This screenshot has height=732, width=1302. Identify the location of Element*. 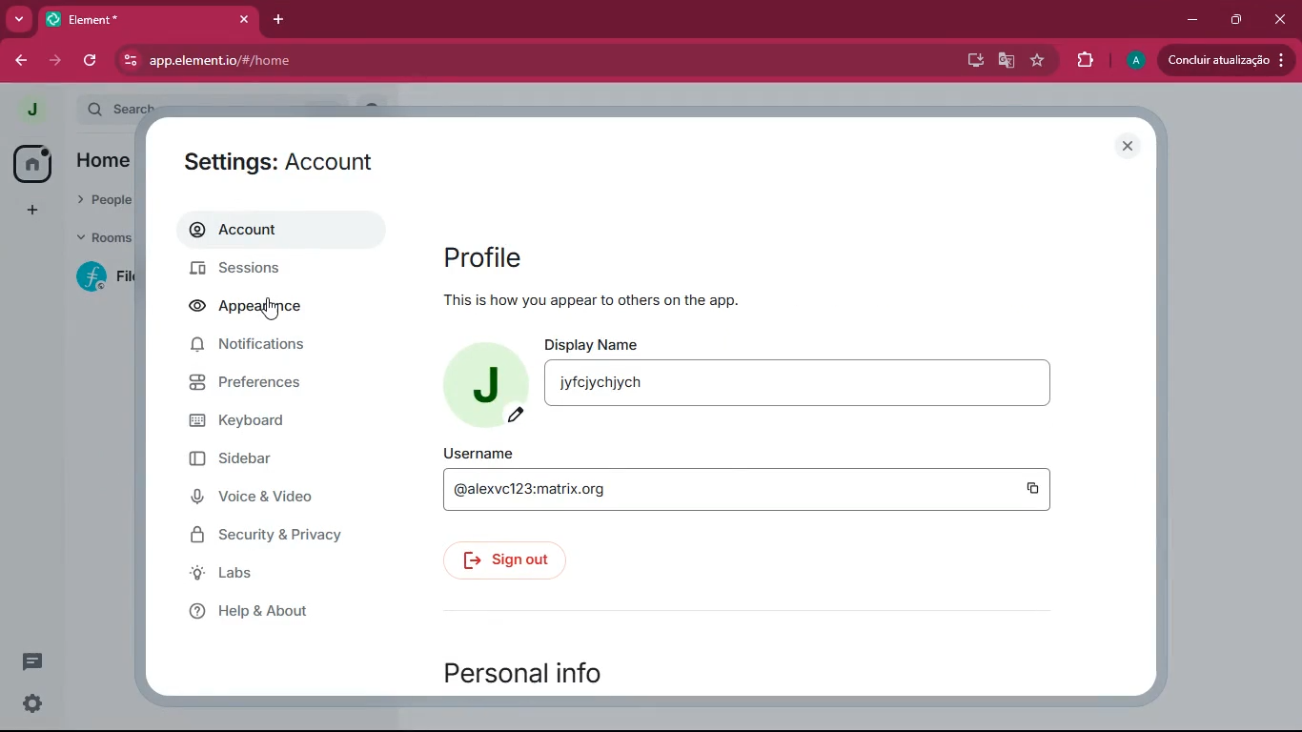
(132, 20).